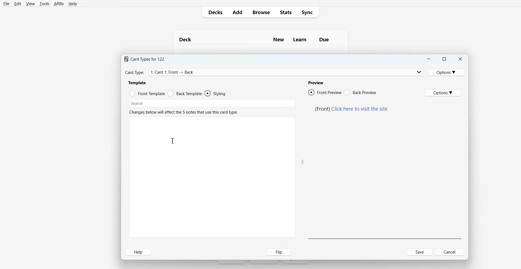  Describe the element at coordinates (428, 58) in the screenshot. I see `Minimize` at that location.